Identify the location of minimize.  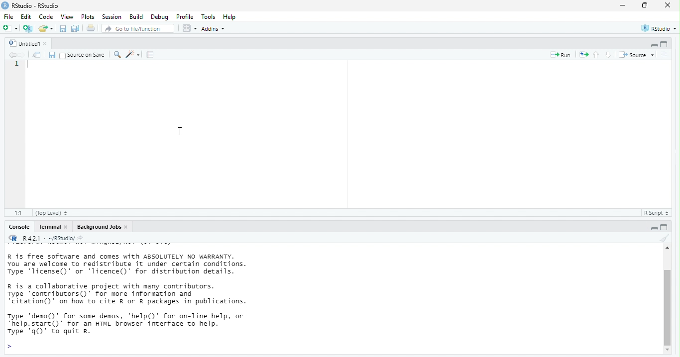
(652, 227).